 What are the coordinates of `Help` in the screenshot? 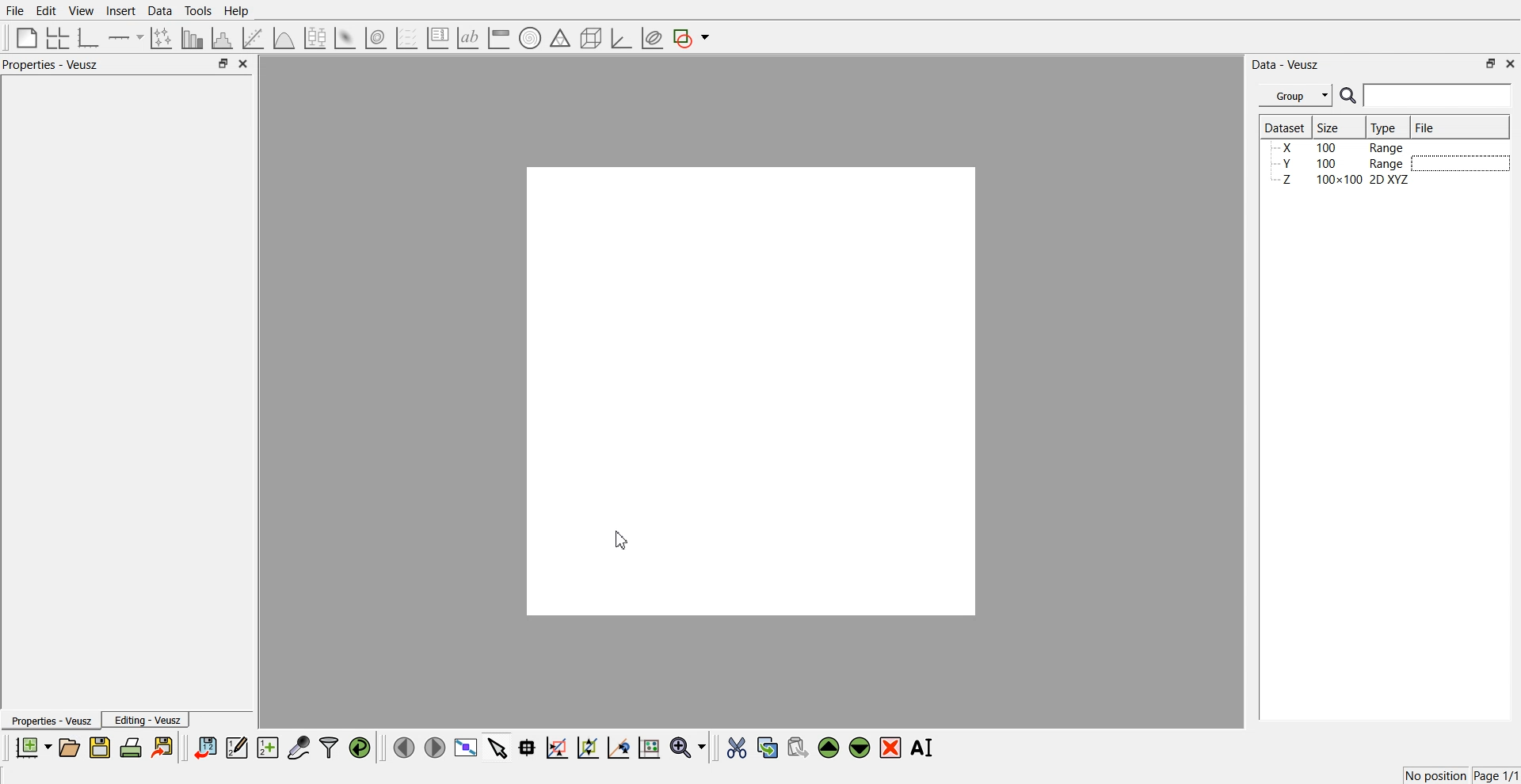 It's located at (237, 11).